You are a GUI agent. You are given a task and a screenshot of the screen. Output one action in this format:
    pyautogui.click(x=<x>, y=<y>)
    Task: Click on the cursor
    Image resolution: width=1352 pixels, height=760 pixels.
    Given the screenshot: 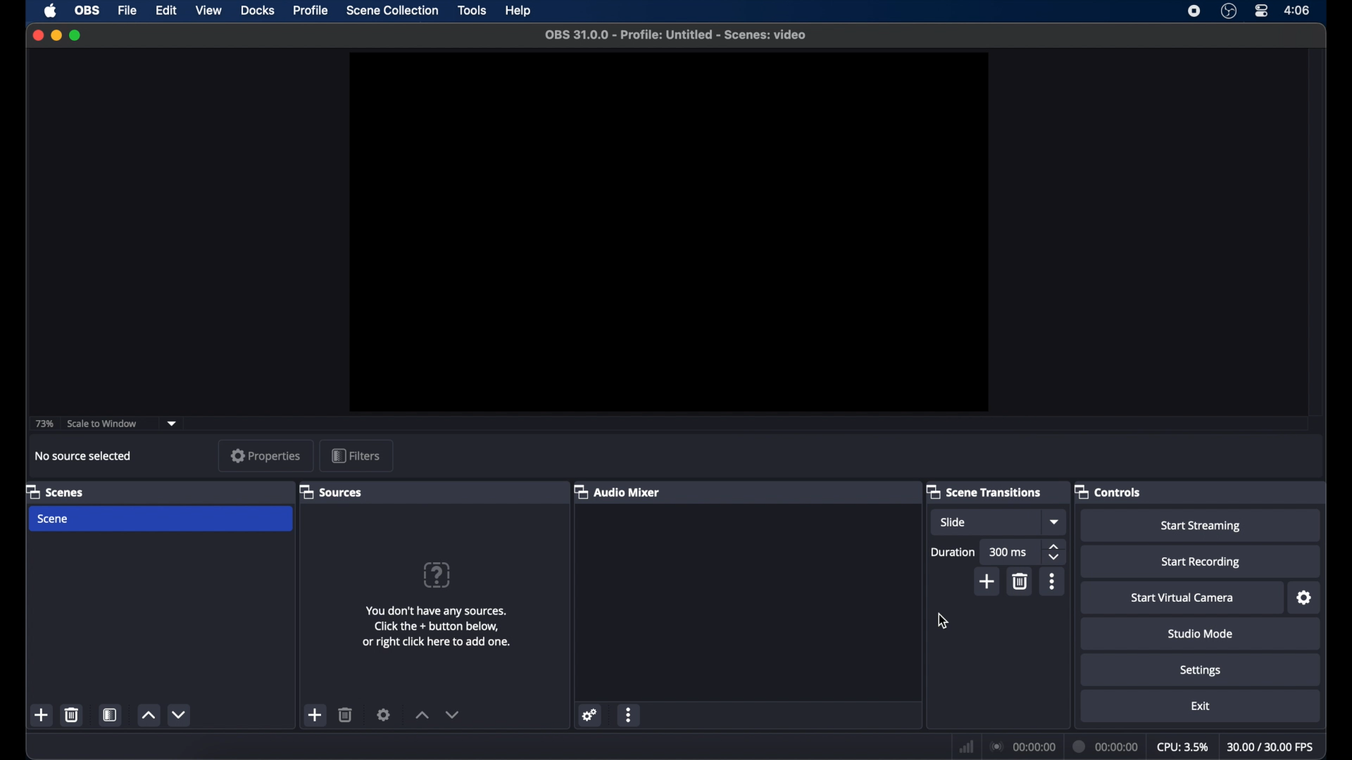 What is the action you would take?
    pyautogui.click(x=943, y=620)
    